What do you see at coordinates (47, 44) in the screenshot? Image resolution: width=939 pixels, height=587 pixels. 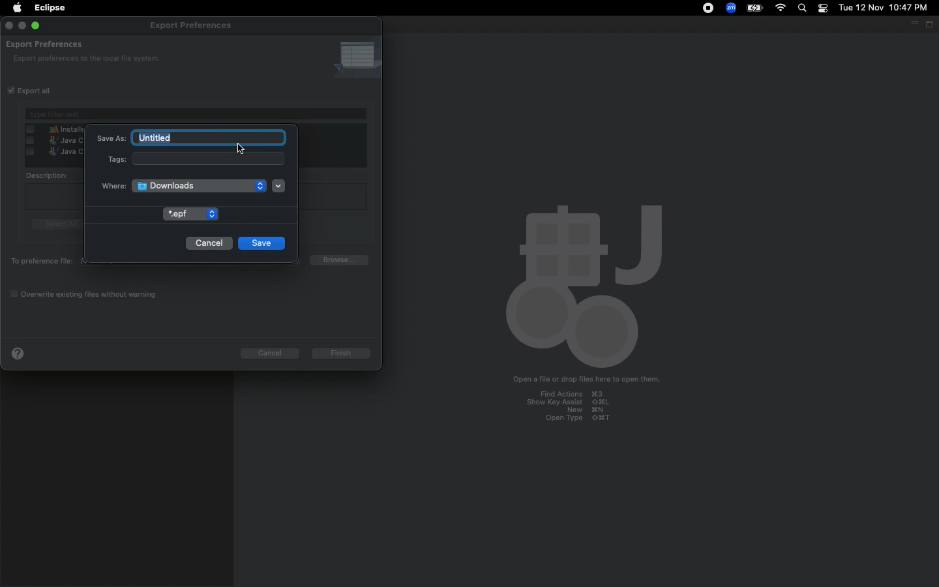 I see `Export preferences` at bounding box center [47, 44].